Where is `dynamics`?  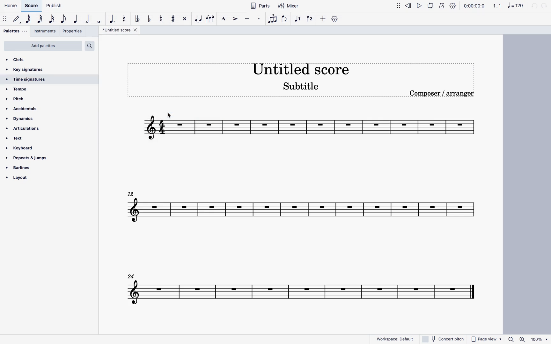
dynamics is located at coordinates (20, 118).